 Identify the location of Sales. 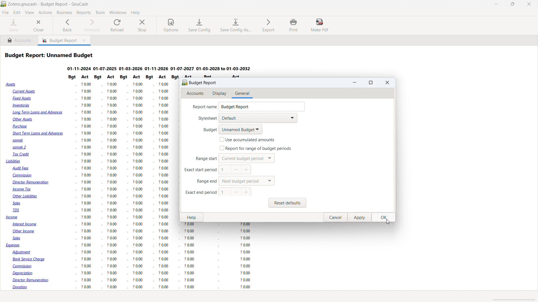
(20, 204).